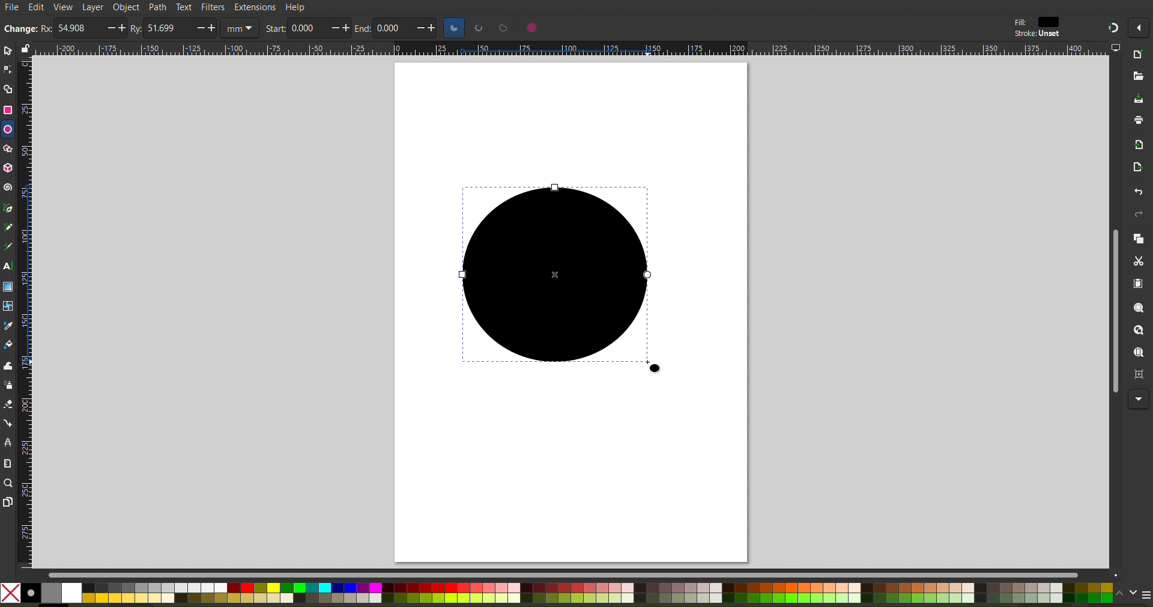 The height and width of the screenshot is (607, 1153). I want to click on Mesh Tool, so click(8, 307).